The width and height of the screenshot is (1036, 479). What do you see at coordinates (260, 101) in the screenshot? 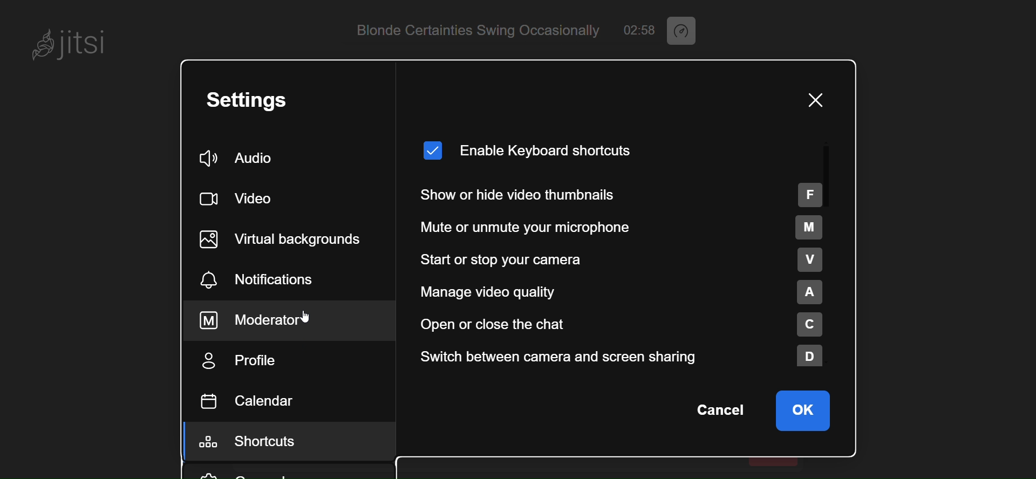
I see `setting` at bounding box center [260, 101].